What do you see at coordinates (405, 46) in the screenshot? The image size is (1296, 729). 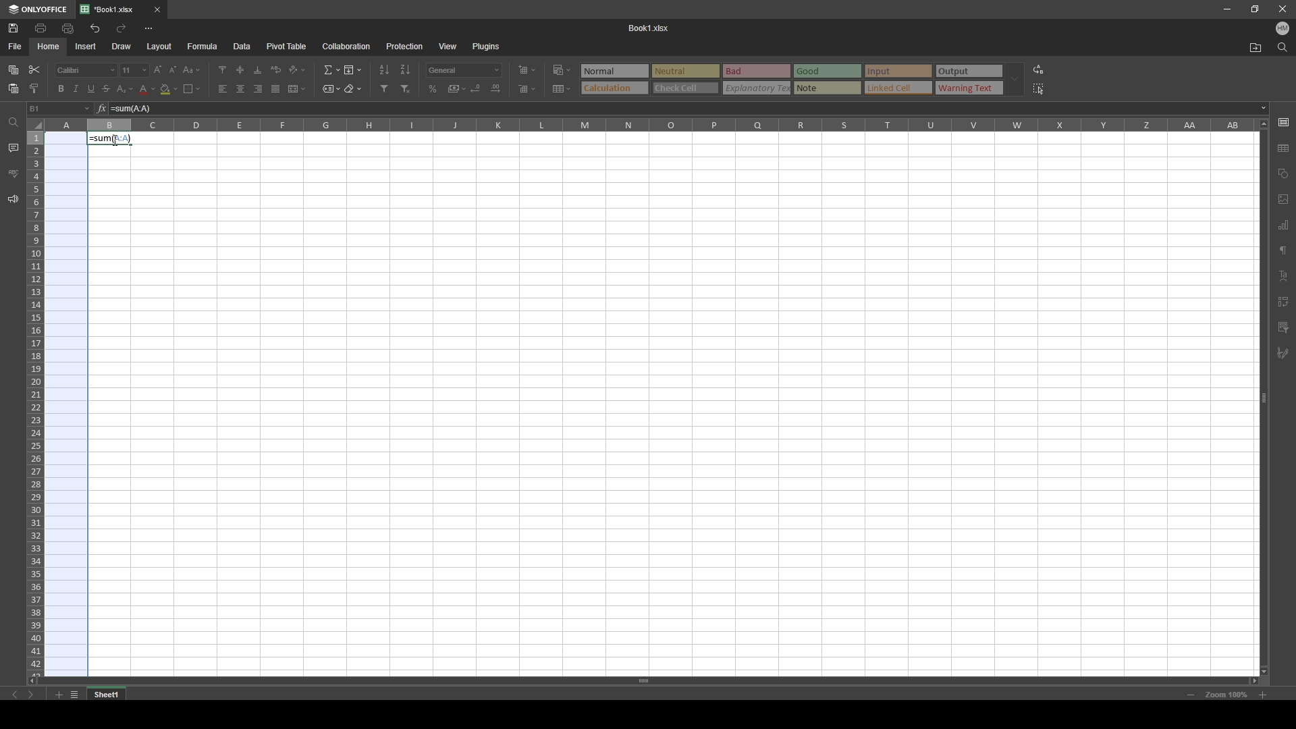 I see `protection` at bounding box center [405, 46].